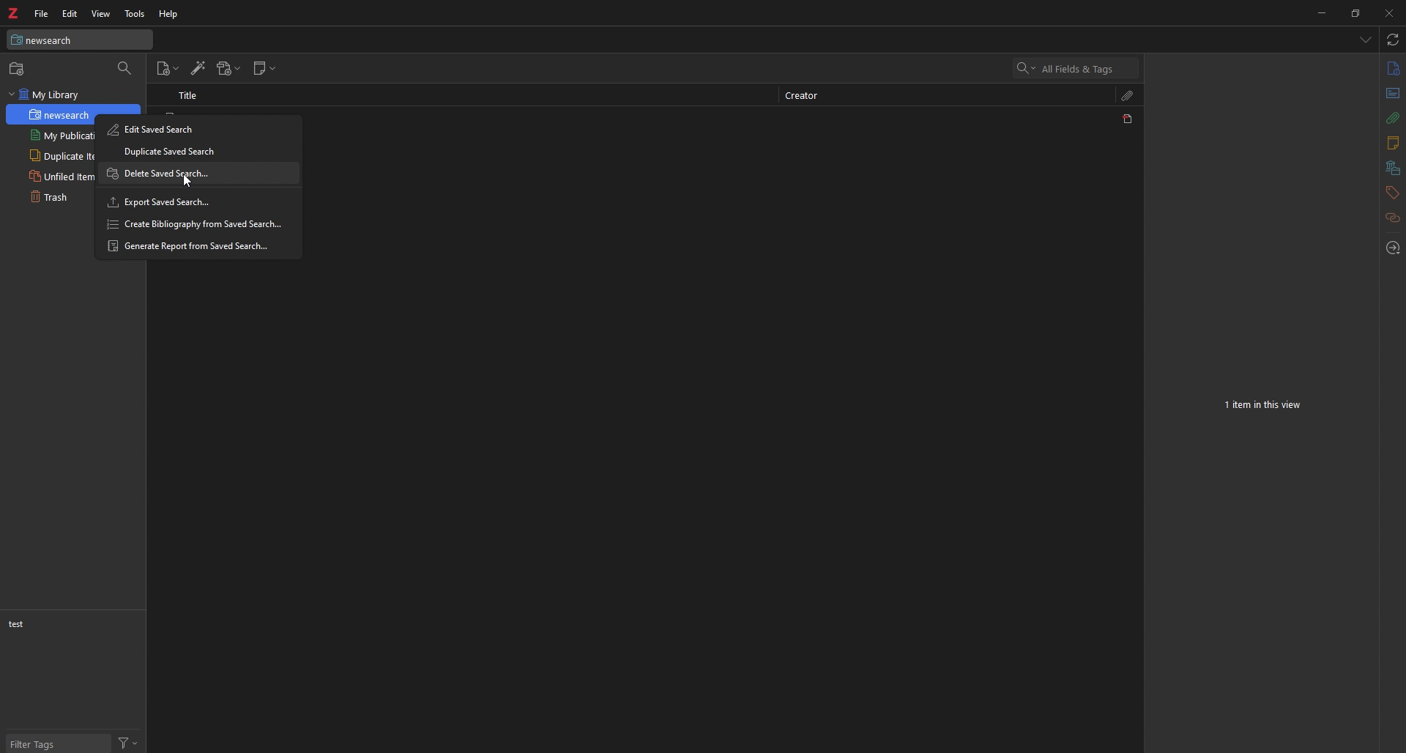  What do you see at coordinates (1391, 91) in the screenshot?
I see `Abstract` at bounding box center [1391, 91].